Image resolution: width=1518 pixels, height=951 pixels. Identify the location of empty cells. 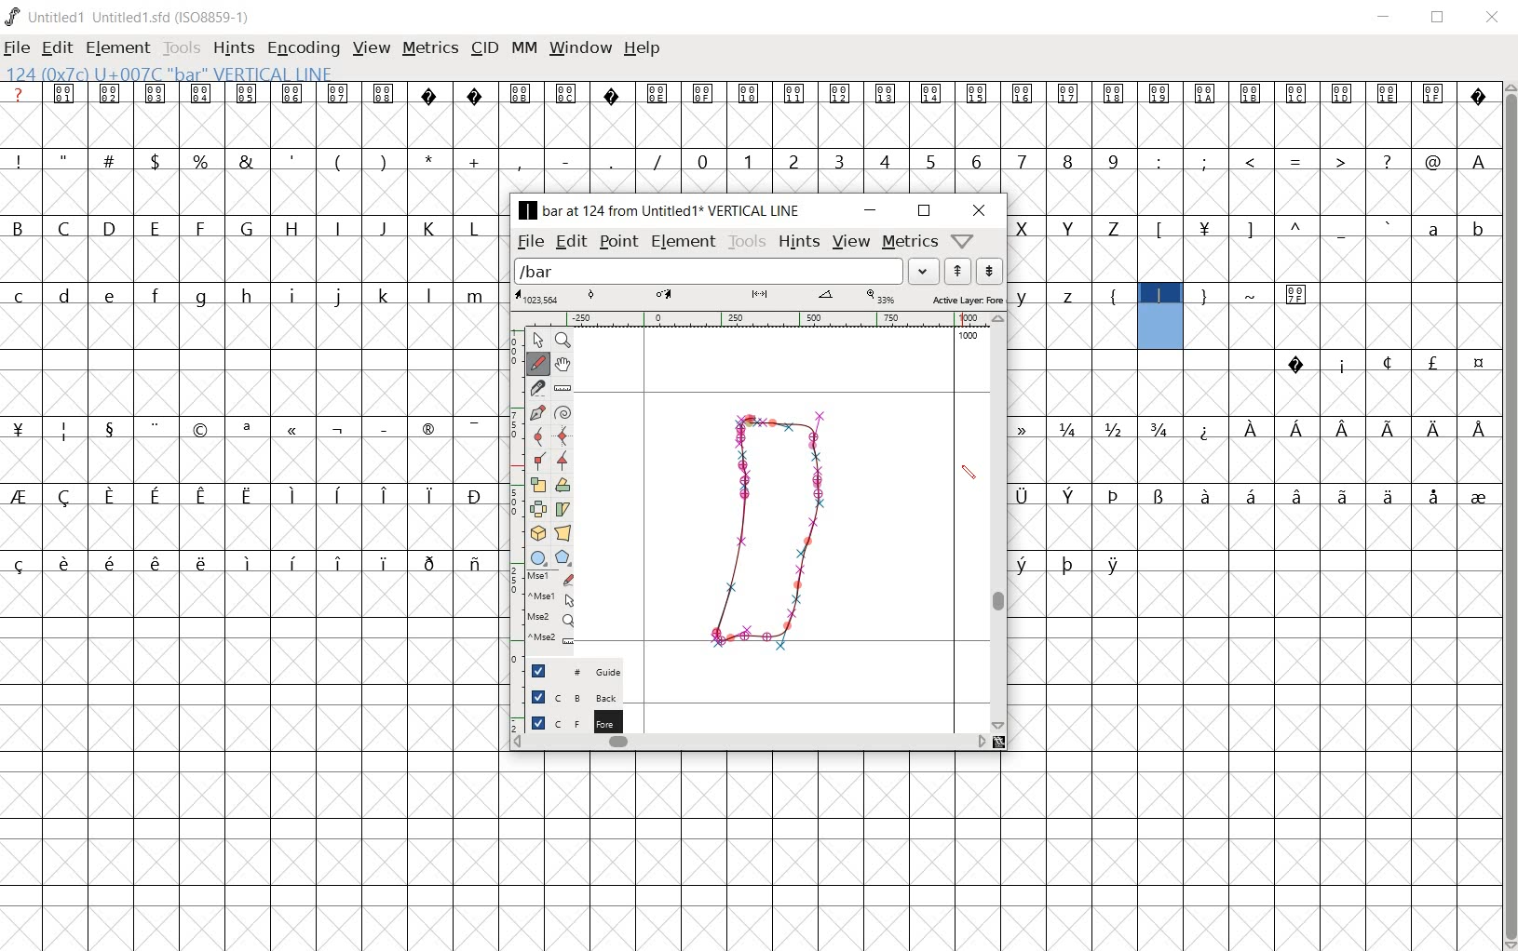
(251, 394).